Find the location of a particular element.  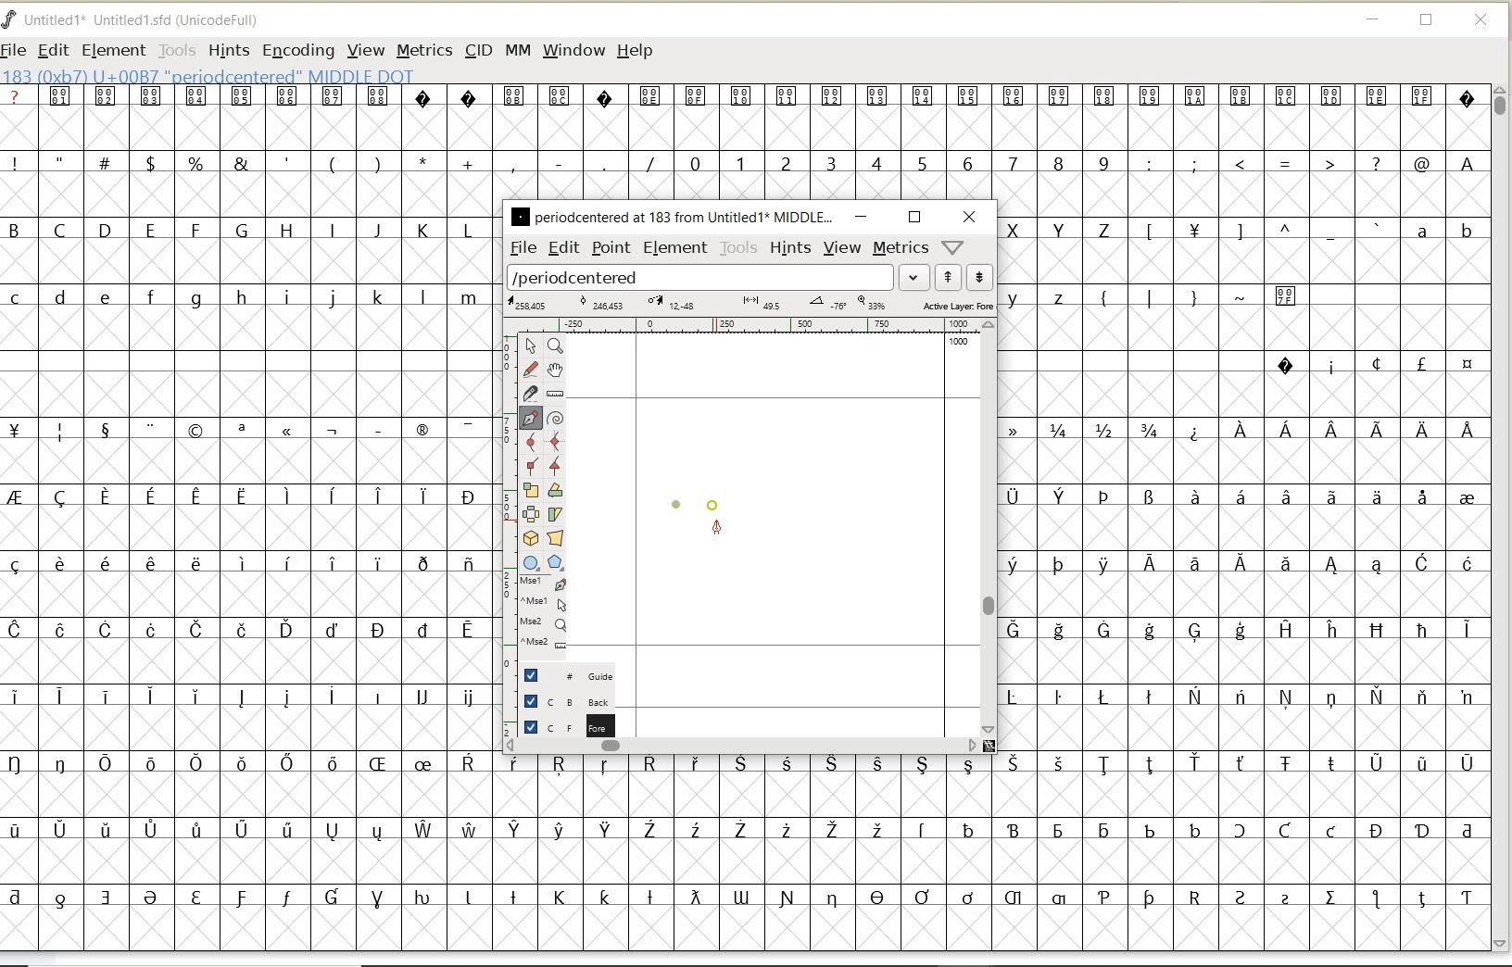

polygon or star is located at coordinates (558, 563).